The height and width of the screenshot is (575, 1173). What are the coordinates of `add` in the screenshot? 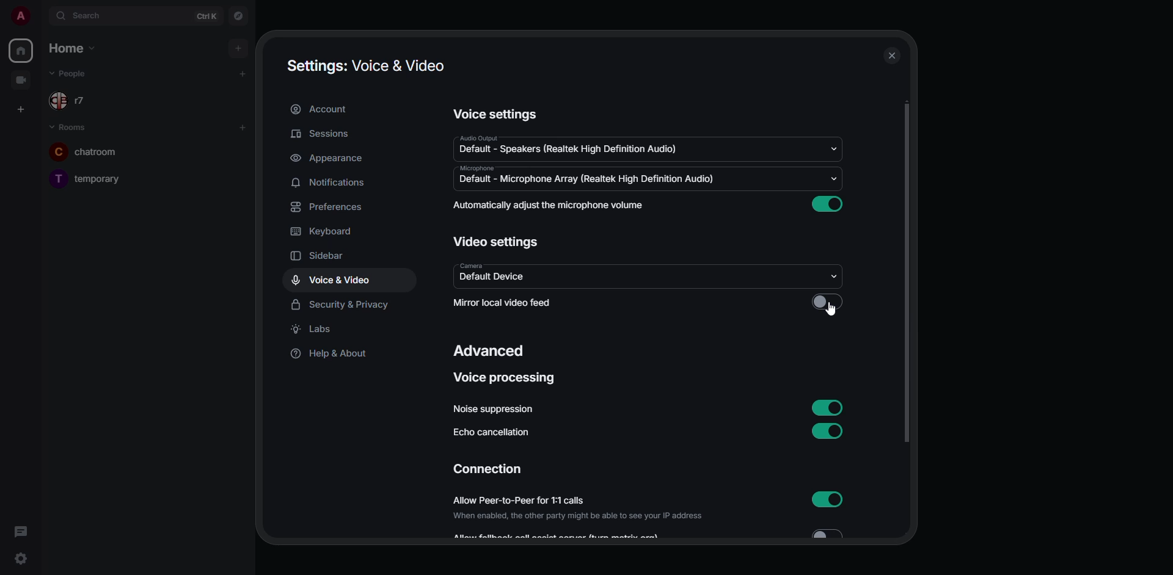 It's located at (244, 126).